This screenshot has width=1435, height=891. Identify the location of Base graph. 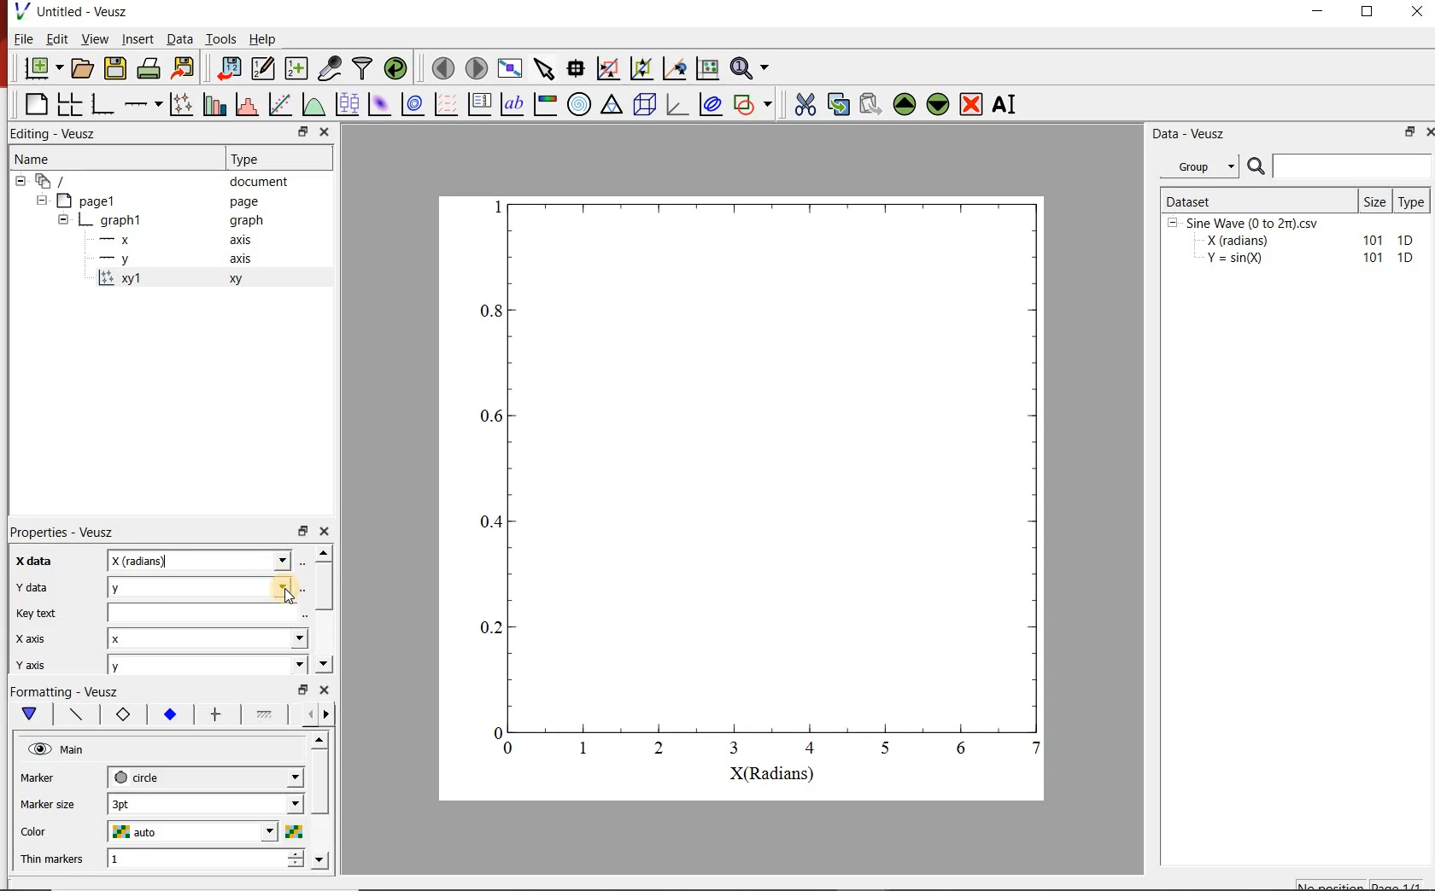
(103, 104).